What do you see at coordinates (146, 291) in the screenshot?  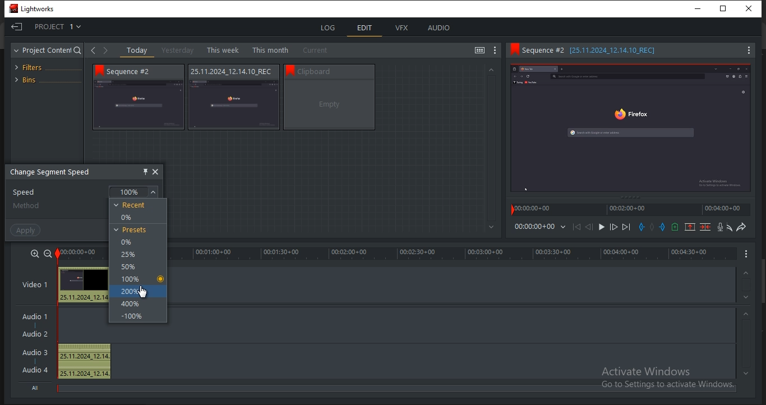 I see `pointer cursor` at bounding box center [146, 291].